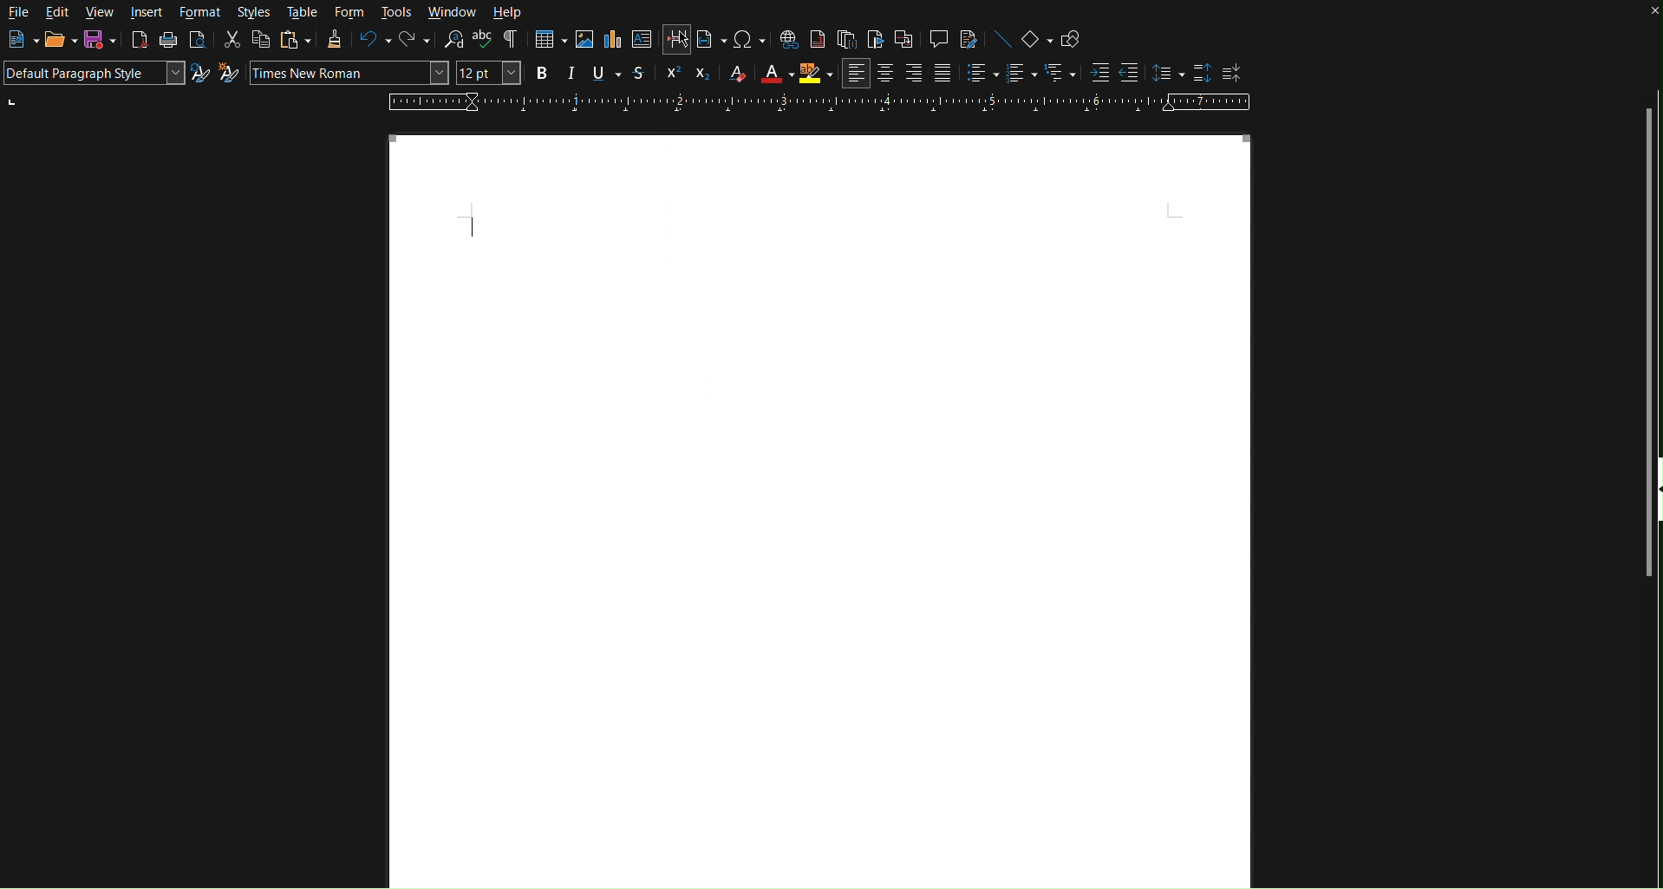  What do you see at coordinates (822, 512) in the screenshot?
I see `Page` at bounding box center [822, 512].